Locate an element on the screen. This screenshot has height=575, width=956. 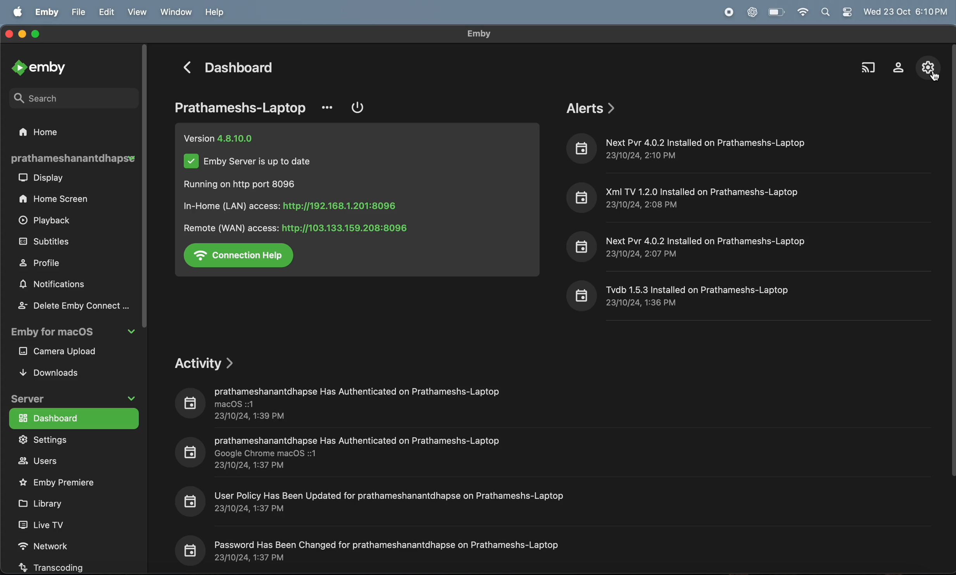
chatgpt is located at coordinates (749, 12).